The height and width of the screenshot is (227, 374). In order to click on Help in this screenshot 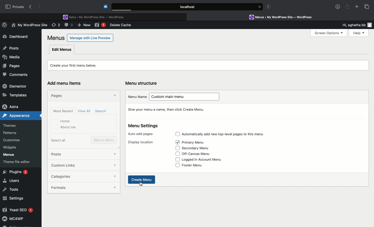, I will do `click(357, 33)`.